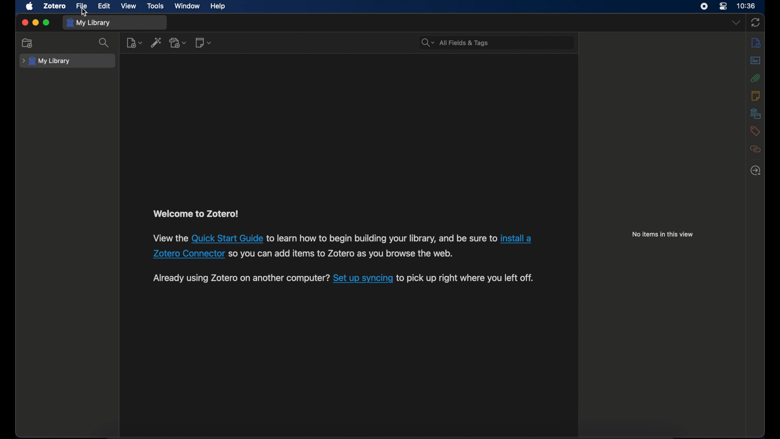 This screenshot has width=780, height=439. Describe the element at coordinates (756, 170) in the screenshot. I see `locate` at that location.